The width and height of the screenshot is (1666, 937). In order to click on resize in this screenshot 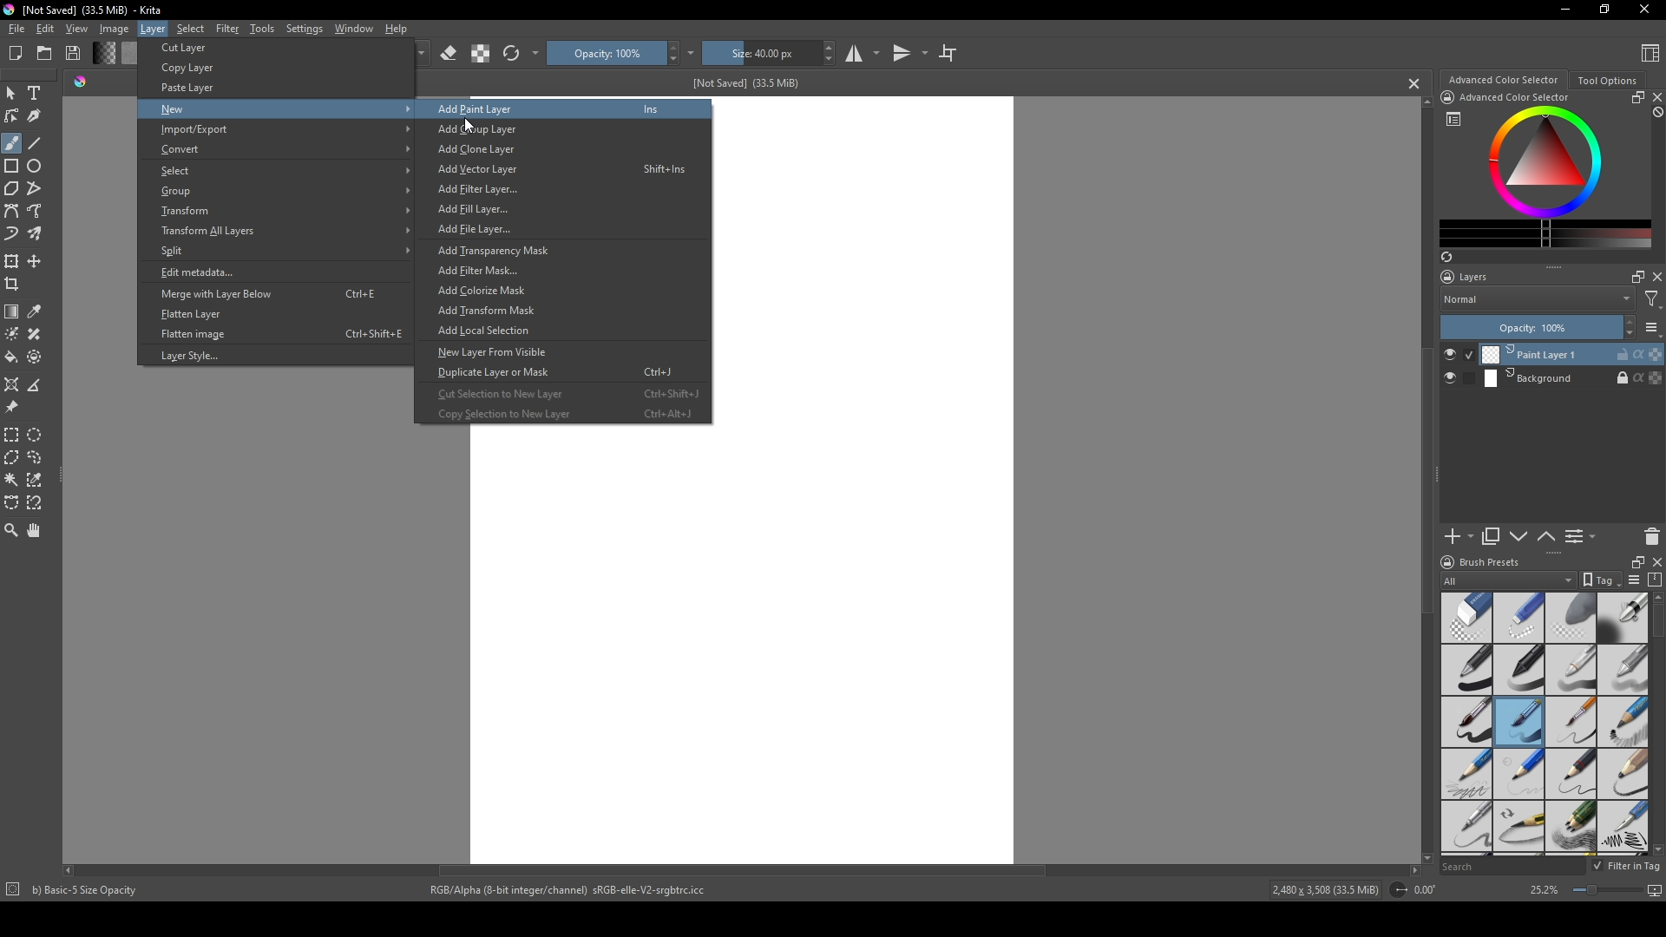, I will do `click(1603, 10)`.